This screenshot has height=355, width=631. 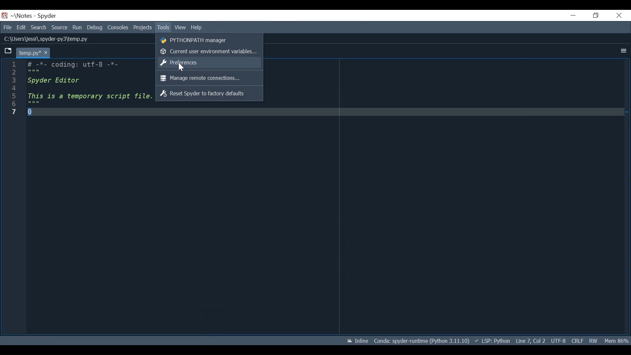 What do you see at coordinates (208, 52) in the screenshot?
I see `Current user environment variables` at bounding box center [208, 52].